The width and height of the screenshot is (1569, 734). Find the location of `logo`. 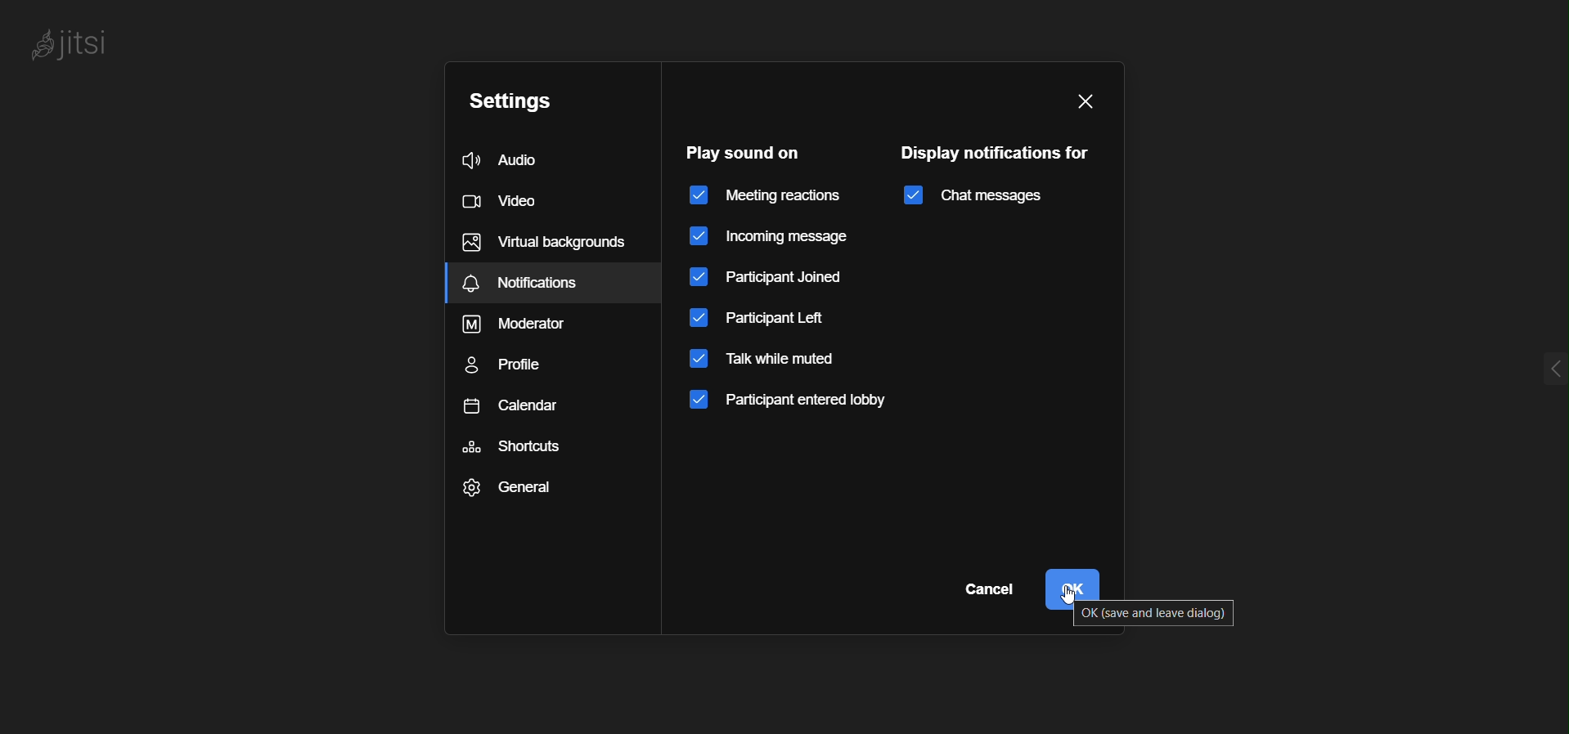

logo is located at coordinates (90, 46).